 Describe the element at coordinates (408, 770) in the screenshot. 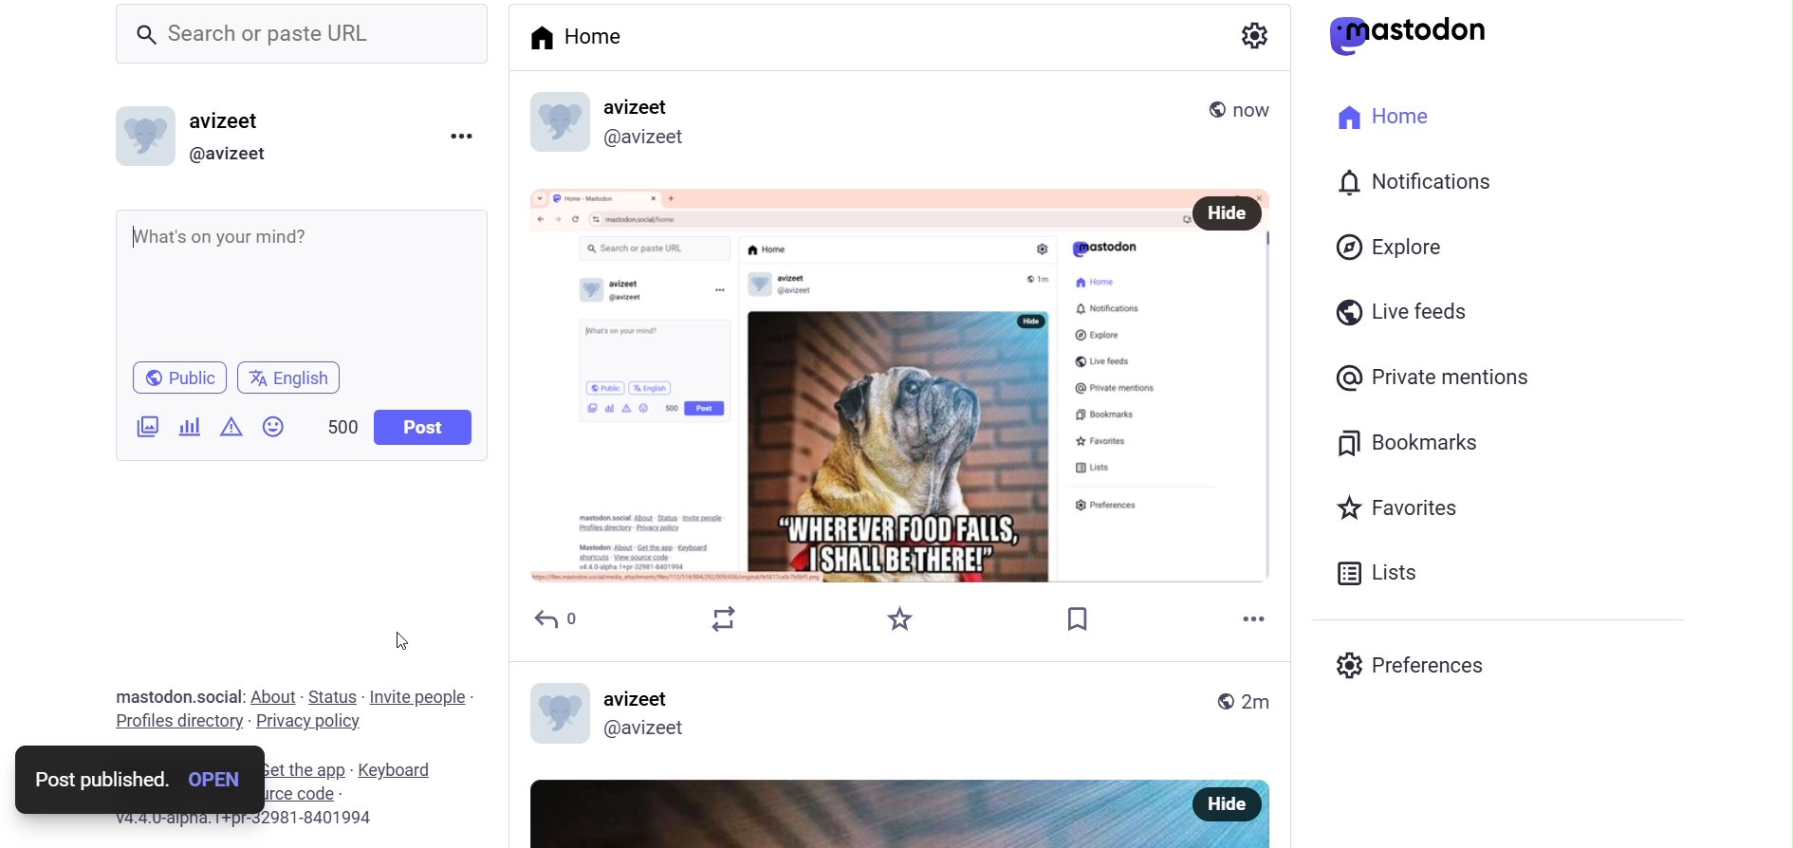

I see `keyboard ` at that location.